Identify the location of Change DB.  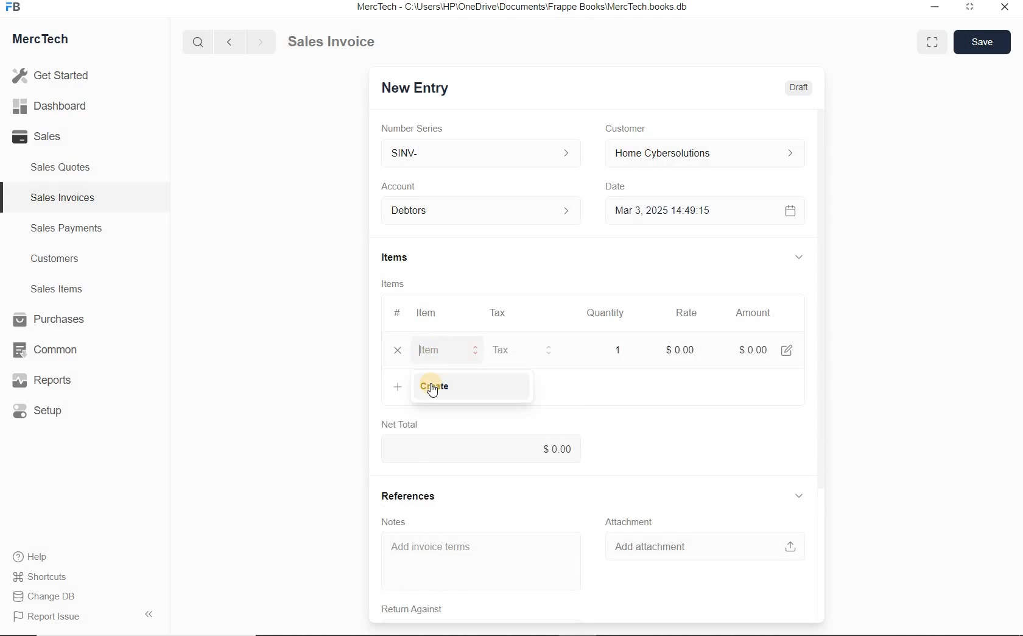
(46, 596).